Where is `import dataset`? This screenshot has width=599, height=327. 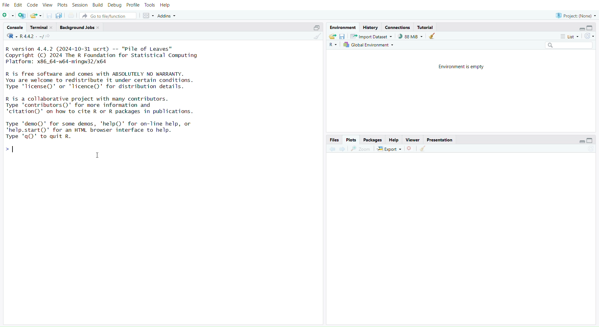
import dataset is located at coordinates (371, 37).